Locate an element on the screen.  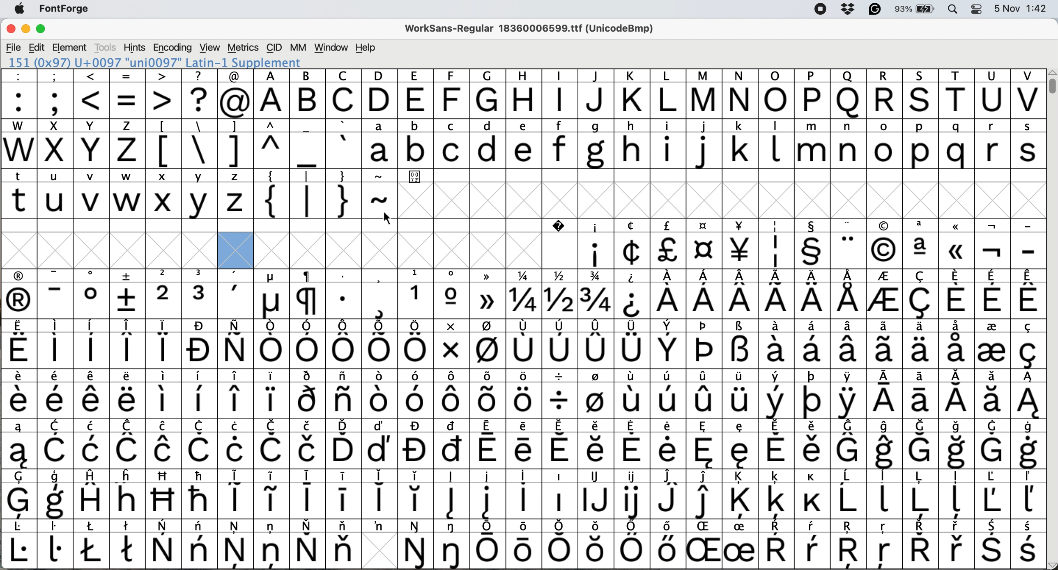
symbol is located at coordinates (850, 344).